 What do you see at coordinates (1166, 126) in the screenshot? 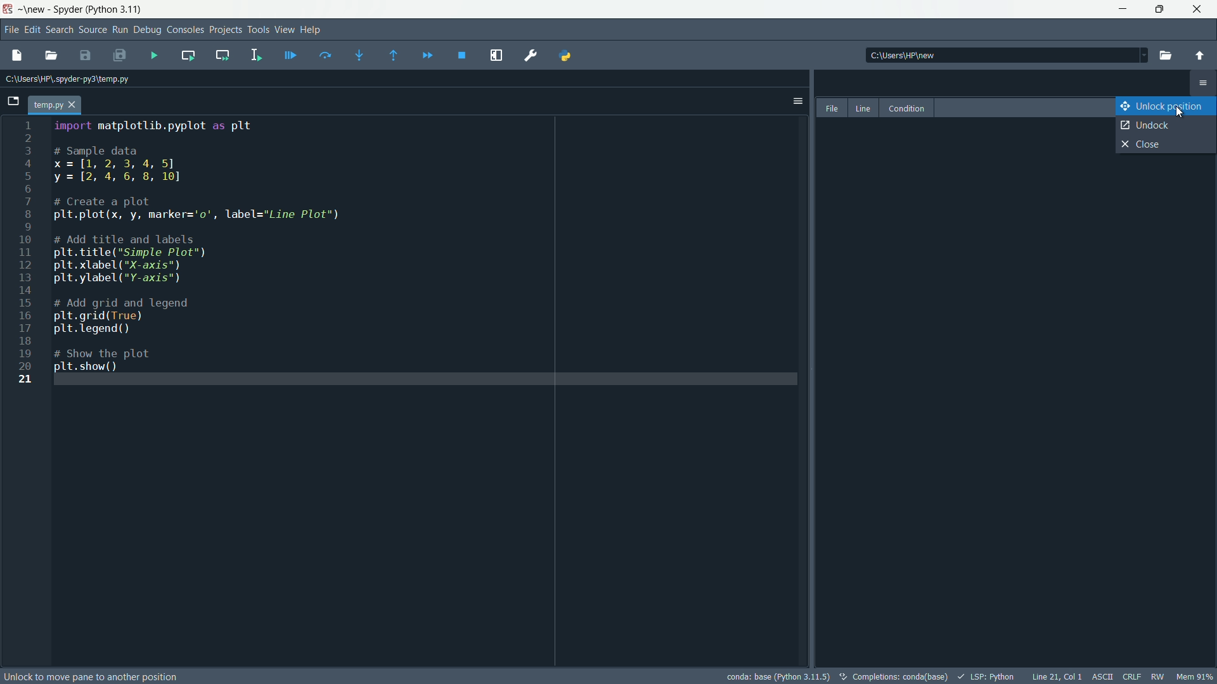
I see `undock` at bounding box center [1166, 126].